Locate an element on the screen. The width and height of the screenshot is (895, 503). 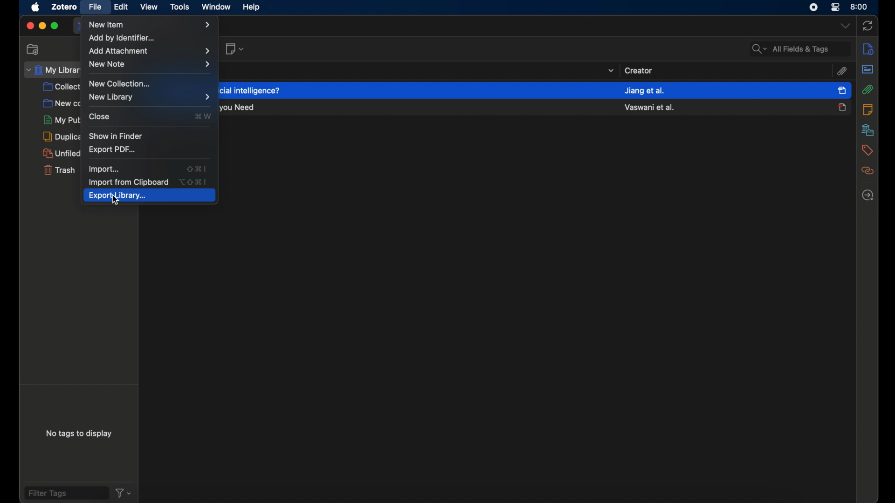
new collection is located at coordinates (34, 49).